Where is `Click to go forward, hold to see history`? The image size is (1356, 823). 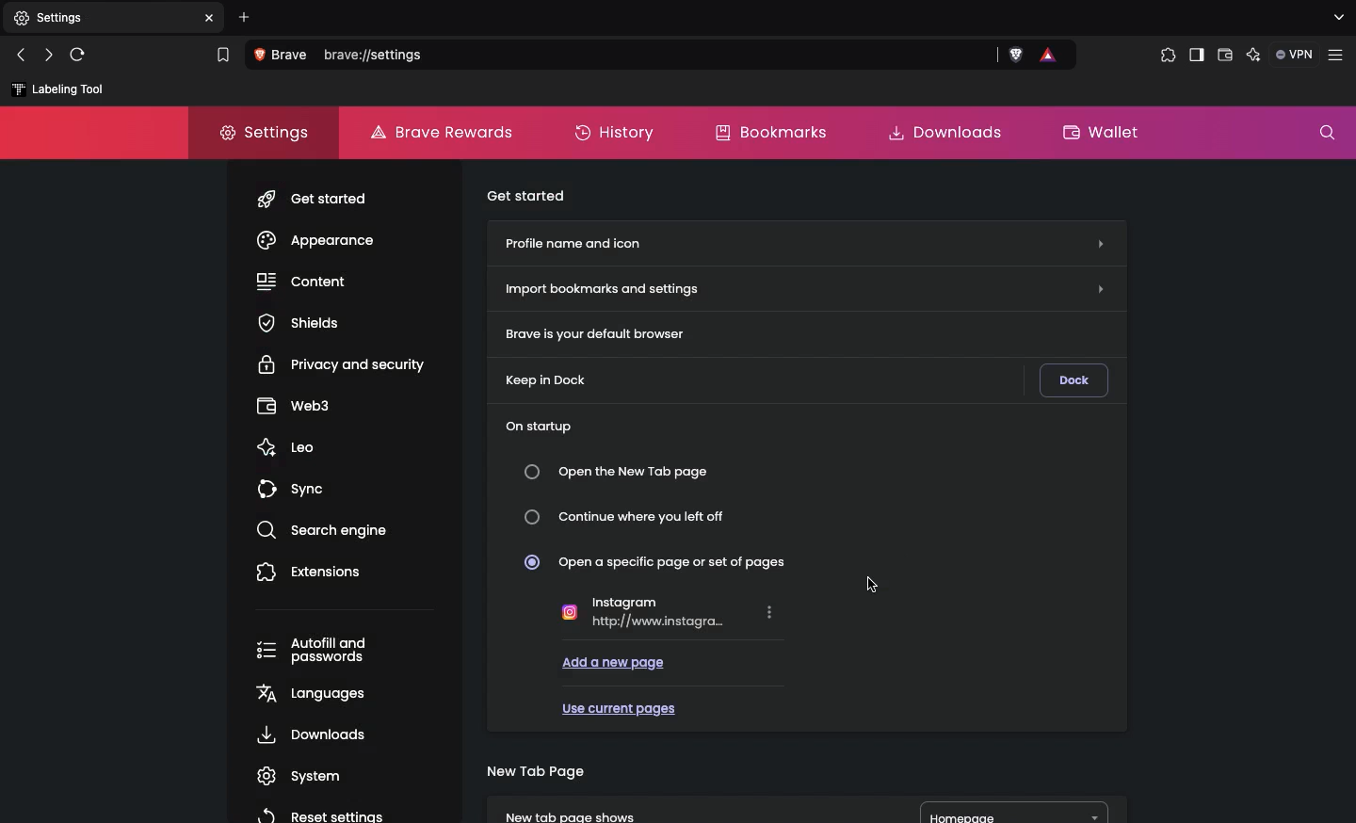
Click to go forward, hold to see history is located at coordinates (49, 54).